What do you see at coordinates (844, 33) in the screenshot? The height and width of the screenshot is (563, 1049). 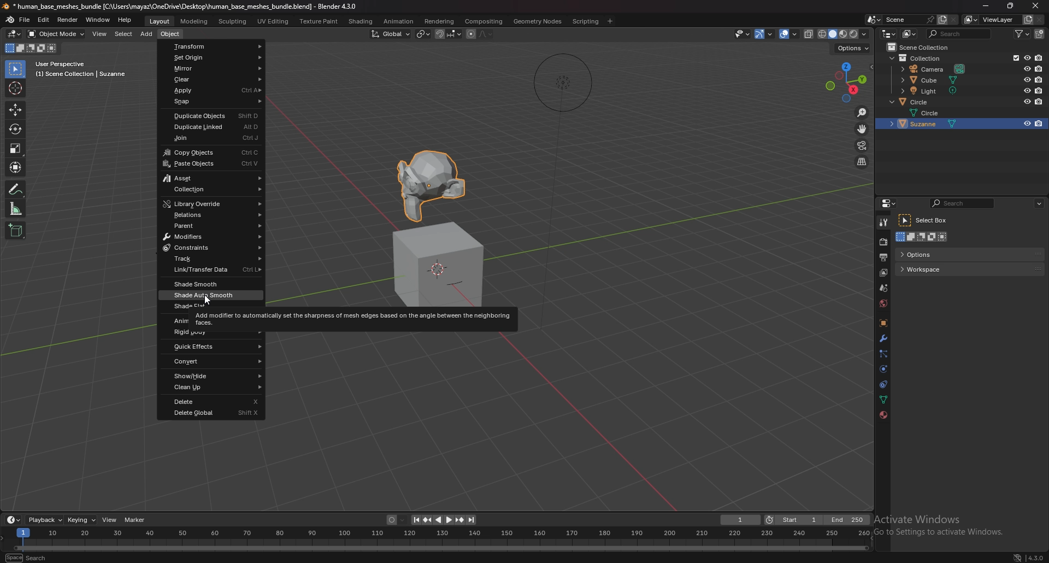 I see `viewport shading` at bounding box center [844, 33].